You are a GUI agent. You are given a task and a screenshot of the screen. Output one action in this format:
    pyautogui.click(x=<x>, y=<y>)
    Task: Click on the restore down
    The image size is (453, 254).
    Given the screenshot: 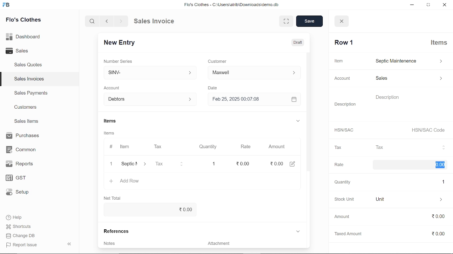 What is the action you would take?
    pyautogui.click(x=427, y=5)
    